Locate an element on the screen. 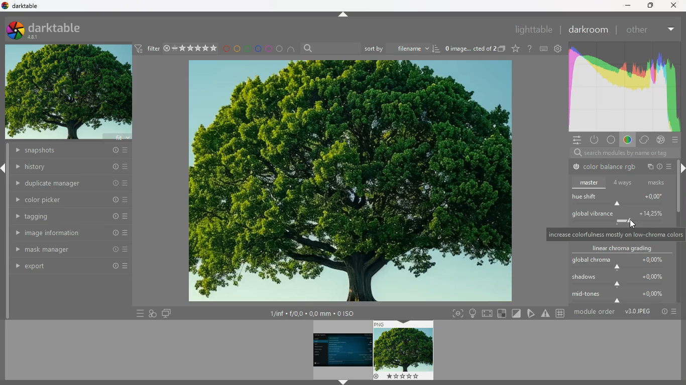 The width and height of the screenshot is (686, 385). color picker is located at coordinates (72, 200).